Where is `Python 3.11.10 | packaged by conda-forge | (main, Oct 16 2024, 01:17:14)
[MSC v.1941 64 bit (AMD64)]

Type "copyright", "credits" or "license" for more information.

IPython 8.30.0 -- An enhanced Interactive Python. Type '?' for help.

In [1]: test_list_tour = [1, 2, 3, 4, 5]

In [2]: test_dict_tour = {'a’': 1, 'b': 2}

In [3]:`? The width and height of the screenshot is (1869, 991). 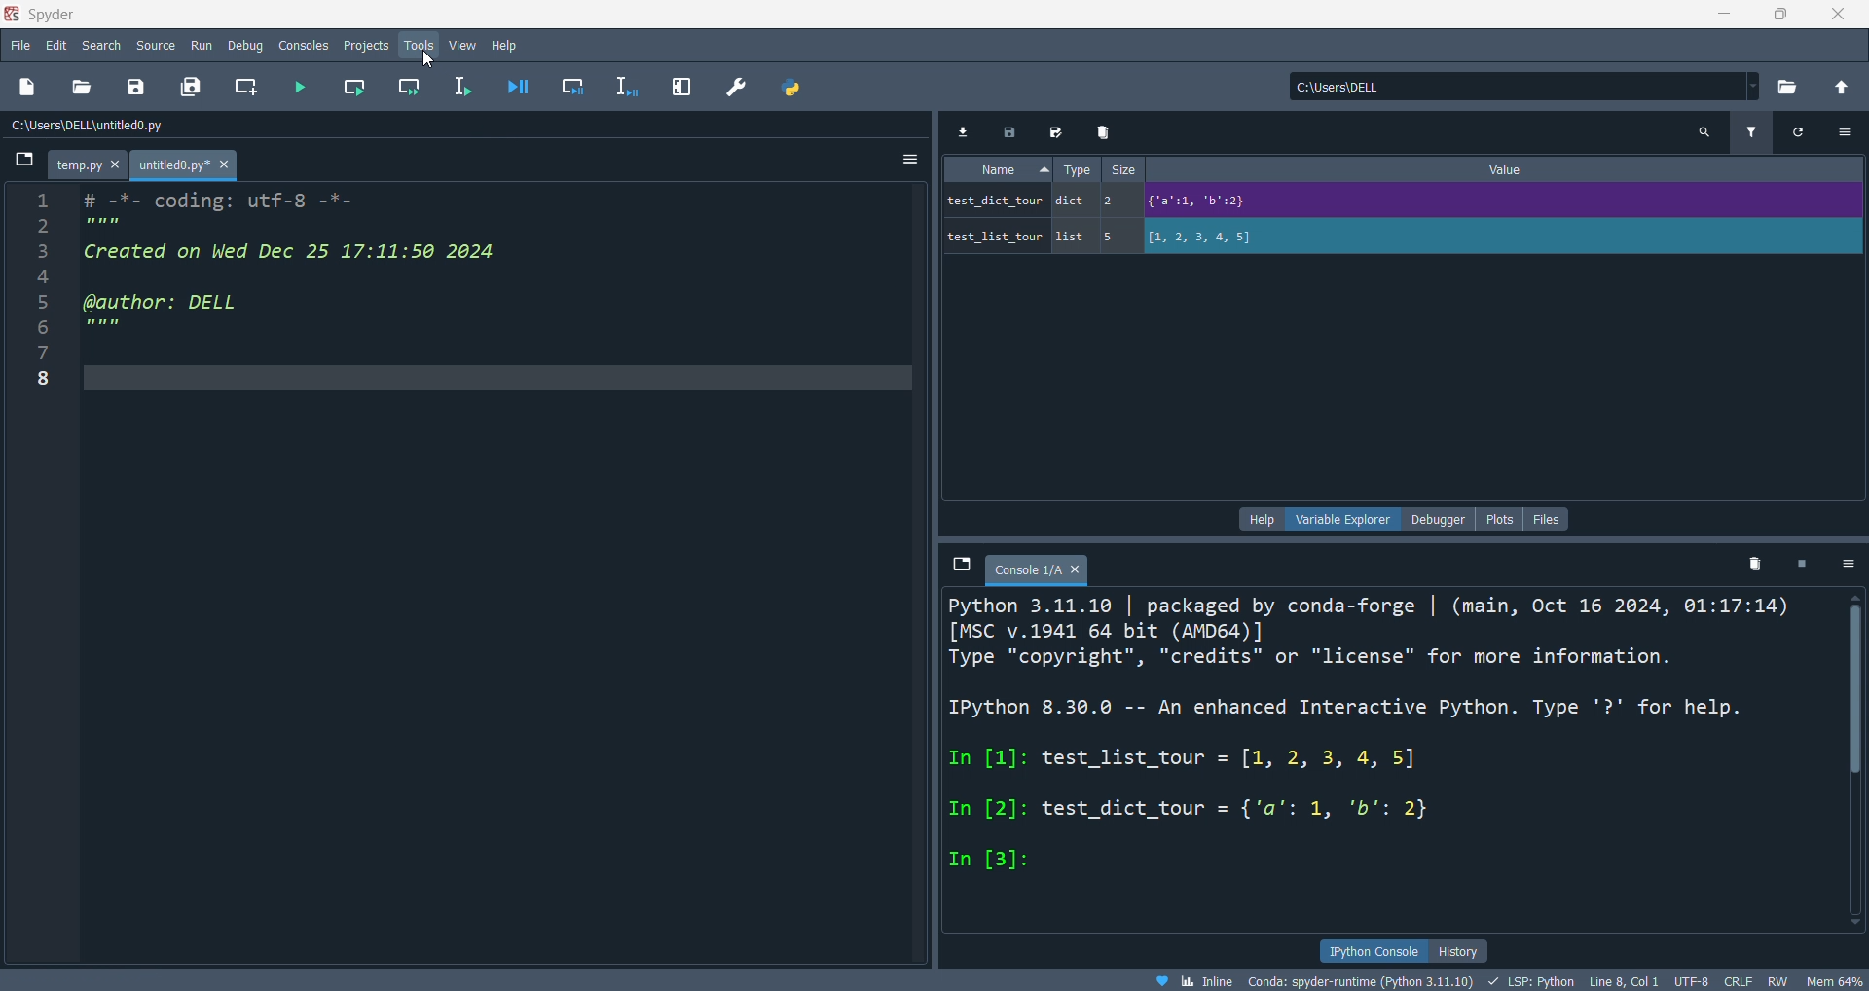
Python 3.11.10 | packaged by conda-forge | (main, Oct 16 2024, 01:17:14)
[MSC v.1941 64 bit (AMD64)]

Type "copyright", "credits" or "license" for more information.

IPython 8.30.0 -- An enhanced Interactive Python. Type '?' for help.

In [1]: test_list_tour = [1, 2, 3, 4, 5]

In [2]: test_dict_tour = {'a’': 1, 'b': 2}

In [3]: is located at coordinates (1370, 748).